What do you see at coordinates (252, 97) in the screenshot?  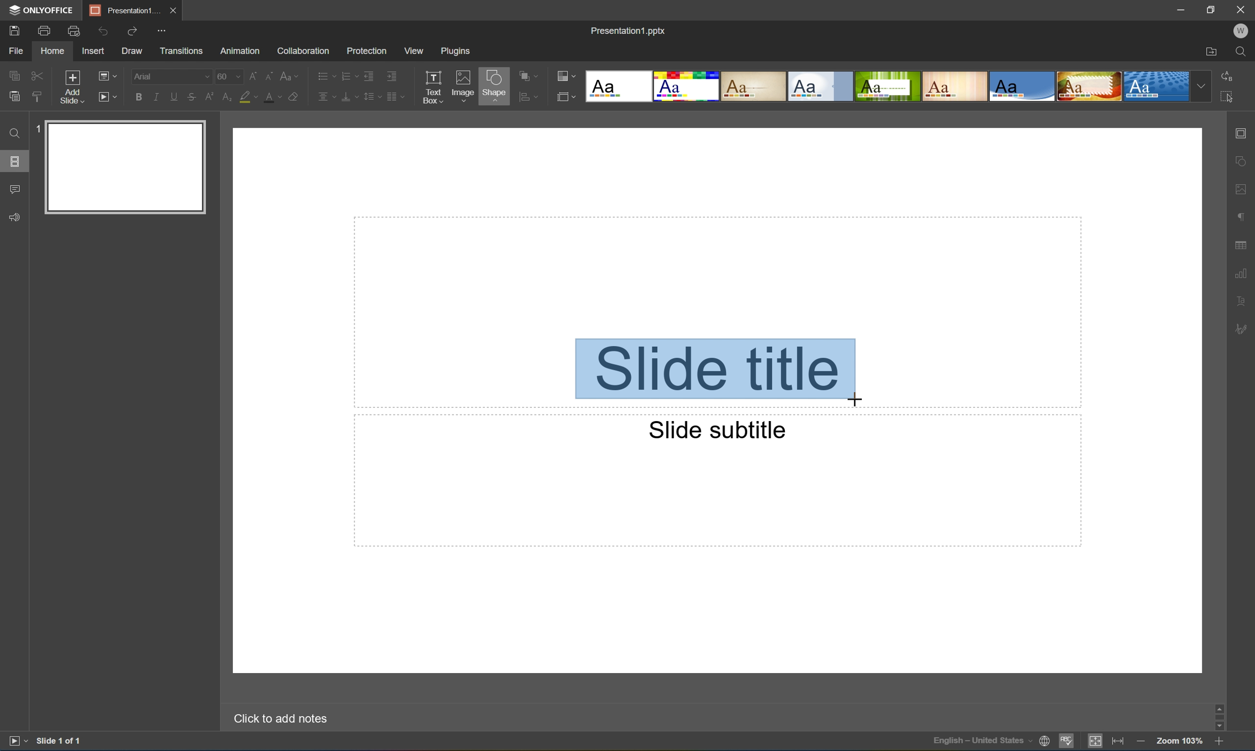 I see `Highlight color` at bounding box center [252, 97].